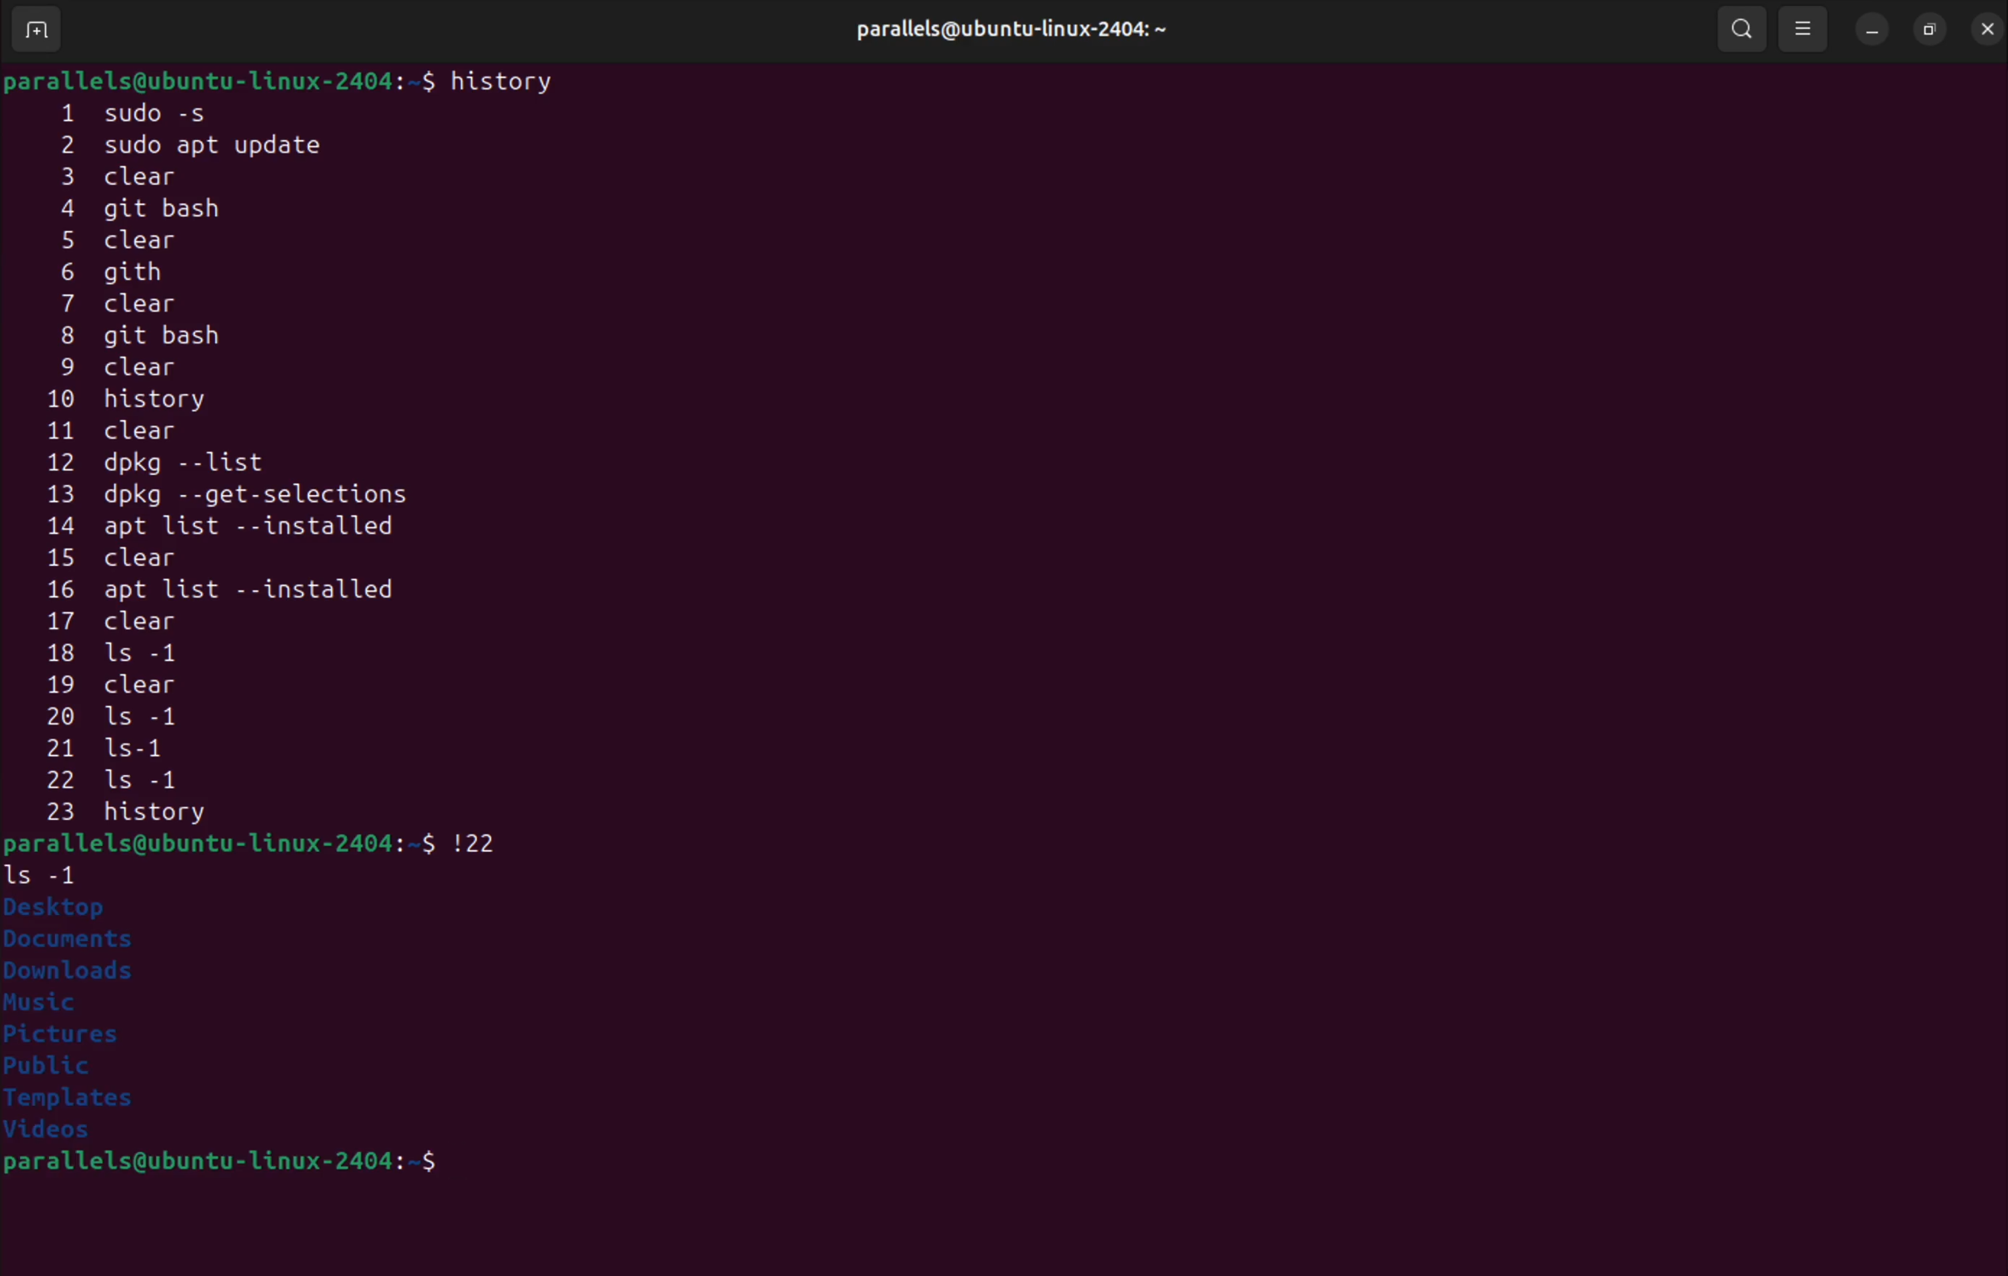 The width and height of the screenshot is (2008, 1276). What do you see at coordinates (274, 1166) in the screenshot?
I see `bash prompt` at bounding box center [274, 1166].